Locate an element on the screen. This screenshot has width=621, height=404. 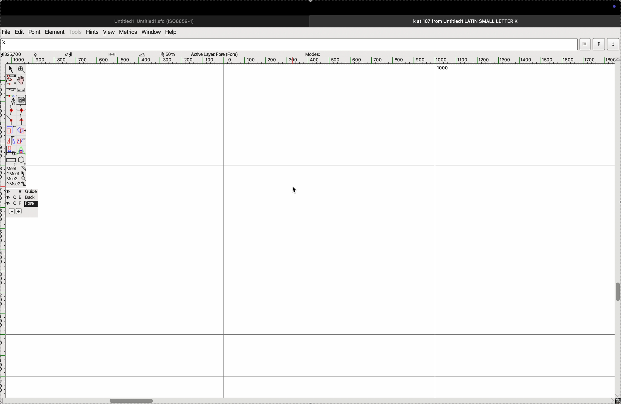
cursor is located at coordinates (11, 70).